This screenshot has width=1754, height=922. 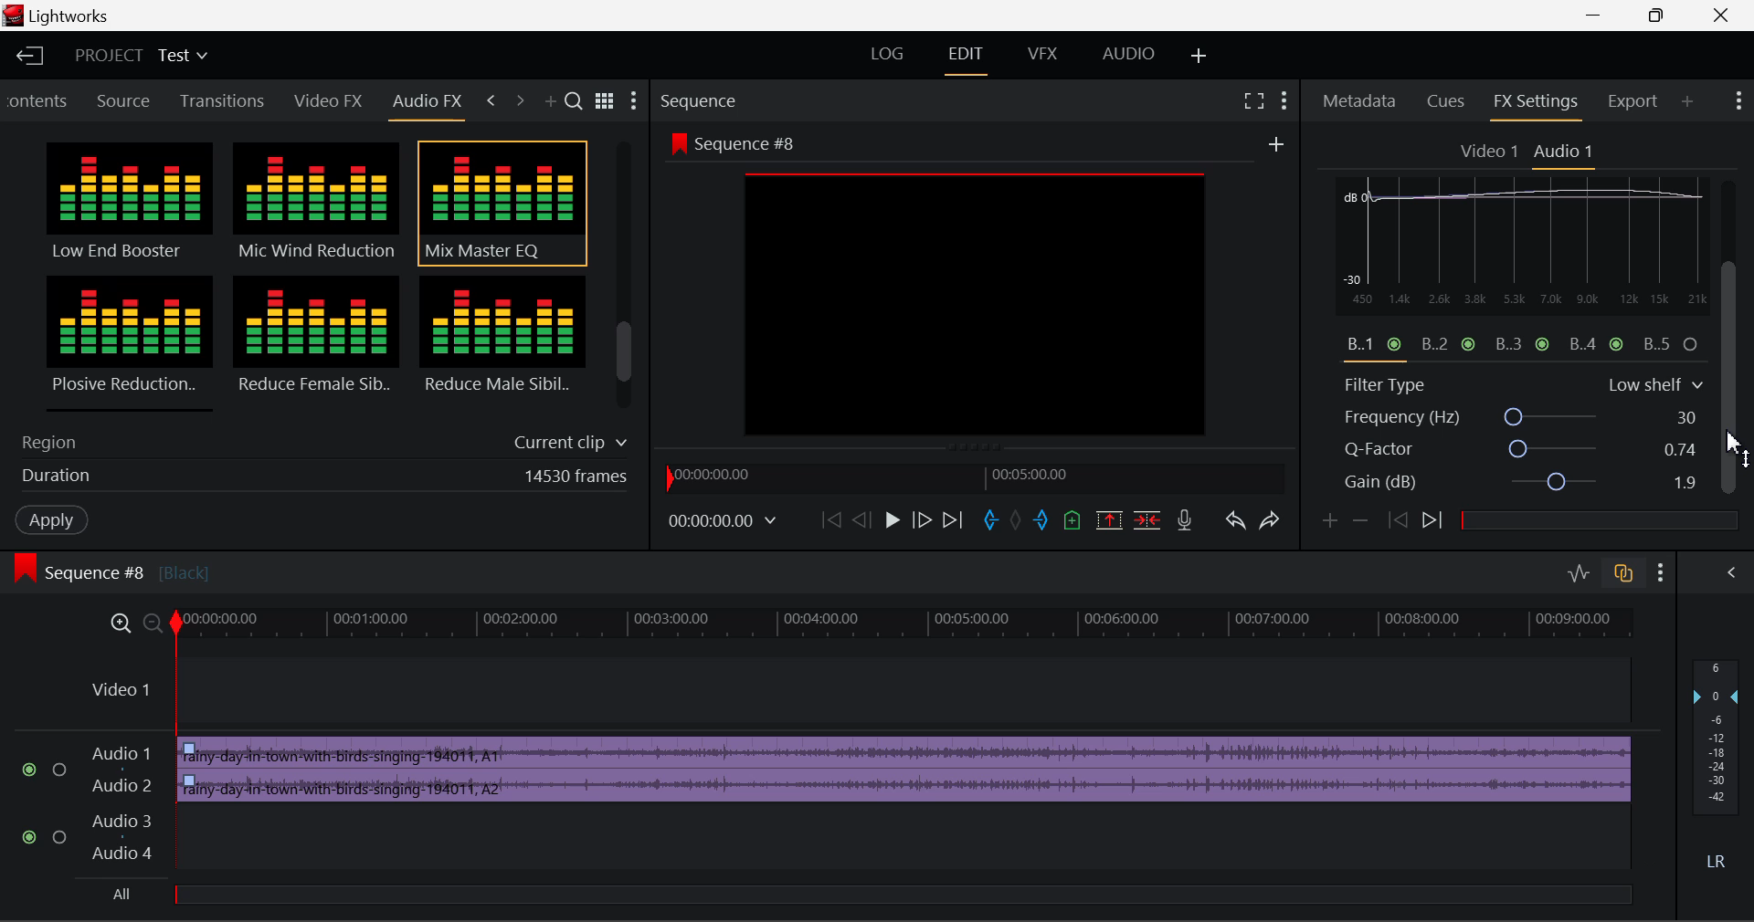 What do you see at coordinates (1354, 190) in the screenshot?
I see `EQ Menu Open` at bounding box center [1354, 190].